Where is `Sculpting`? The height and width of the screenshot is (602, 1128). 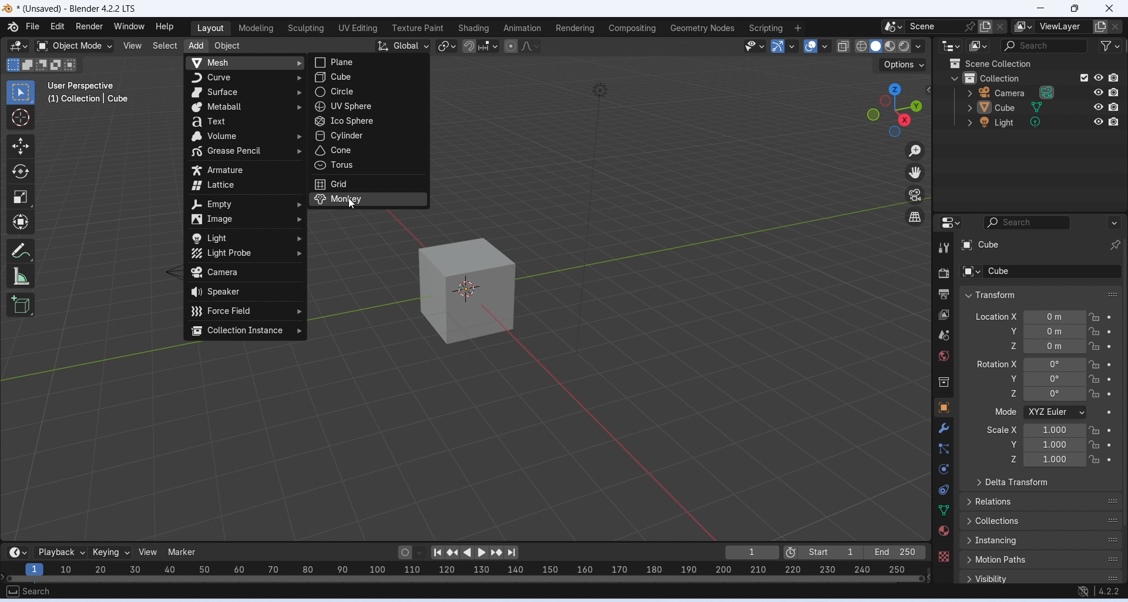 Sculpting is located at coordinates (305, 29).